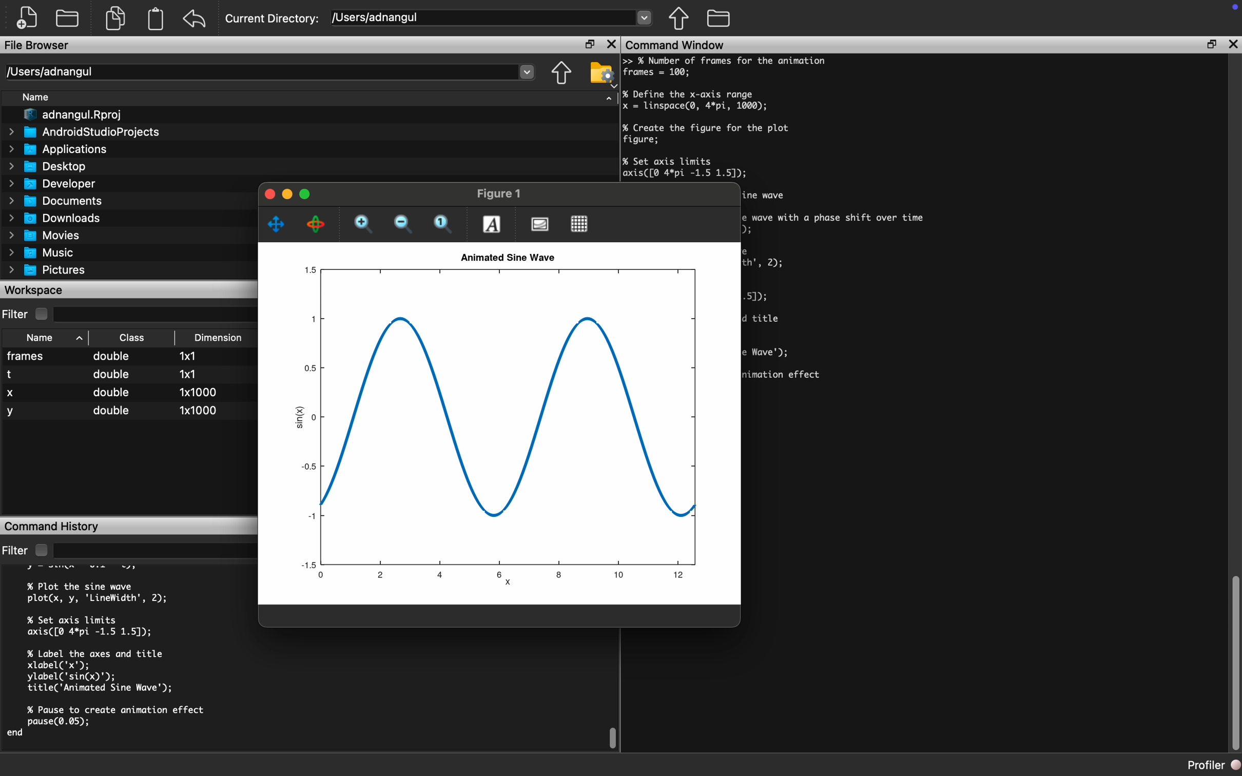  What do you see at coordinates (36, 97) in the screenshot?
I see `Name` at bounding box center [36, 97].